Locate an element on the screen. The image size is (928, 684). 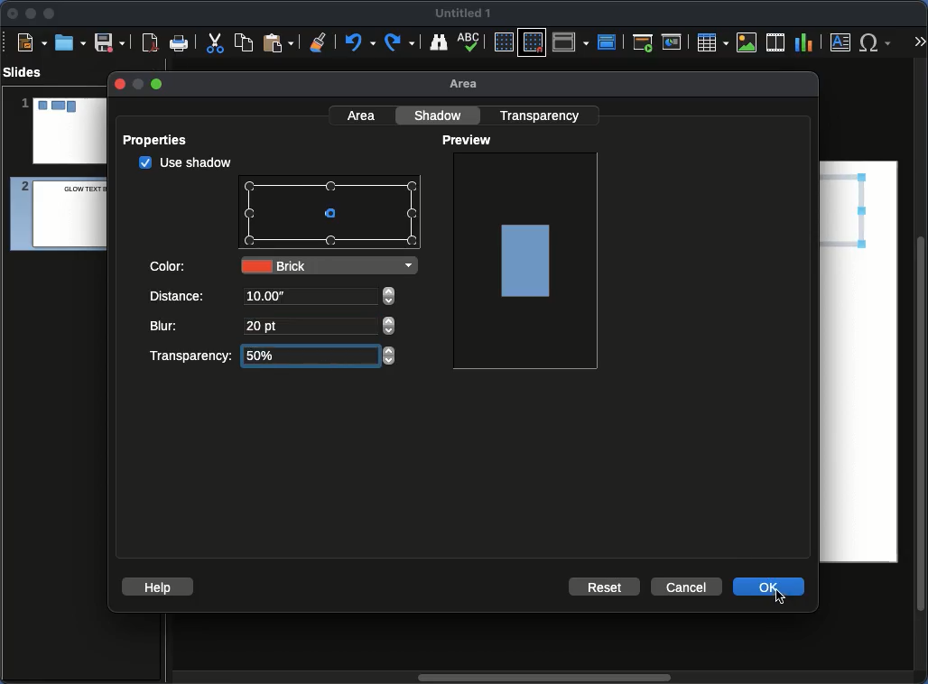
Help is located at coordinates (158, 586).